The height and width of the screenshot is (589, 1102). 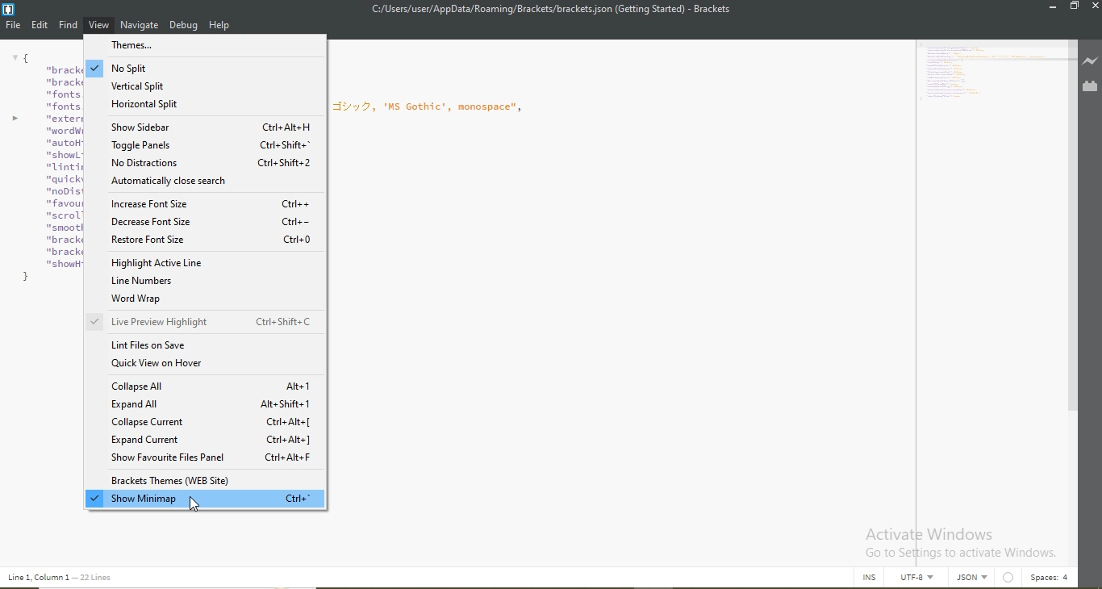 What do you see at coordinates (212, 324) in the screenshot?
I see `live preview highlight` at bounding box center [212, 324].